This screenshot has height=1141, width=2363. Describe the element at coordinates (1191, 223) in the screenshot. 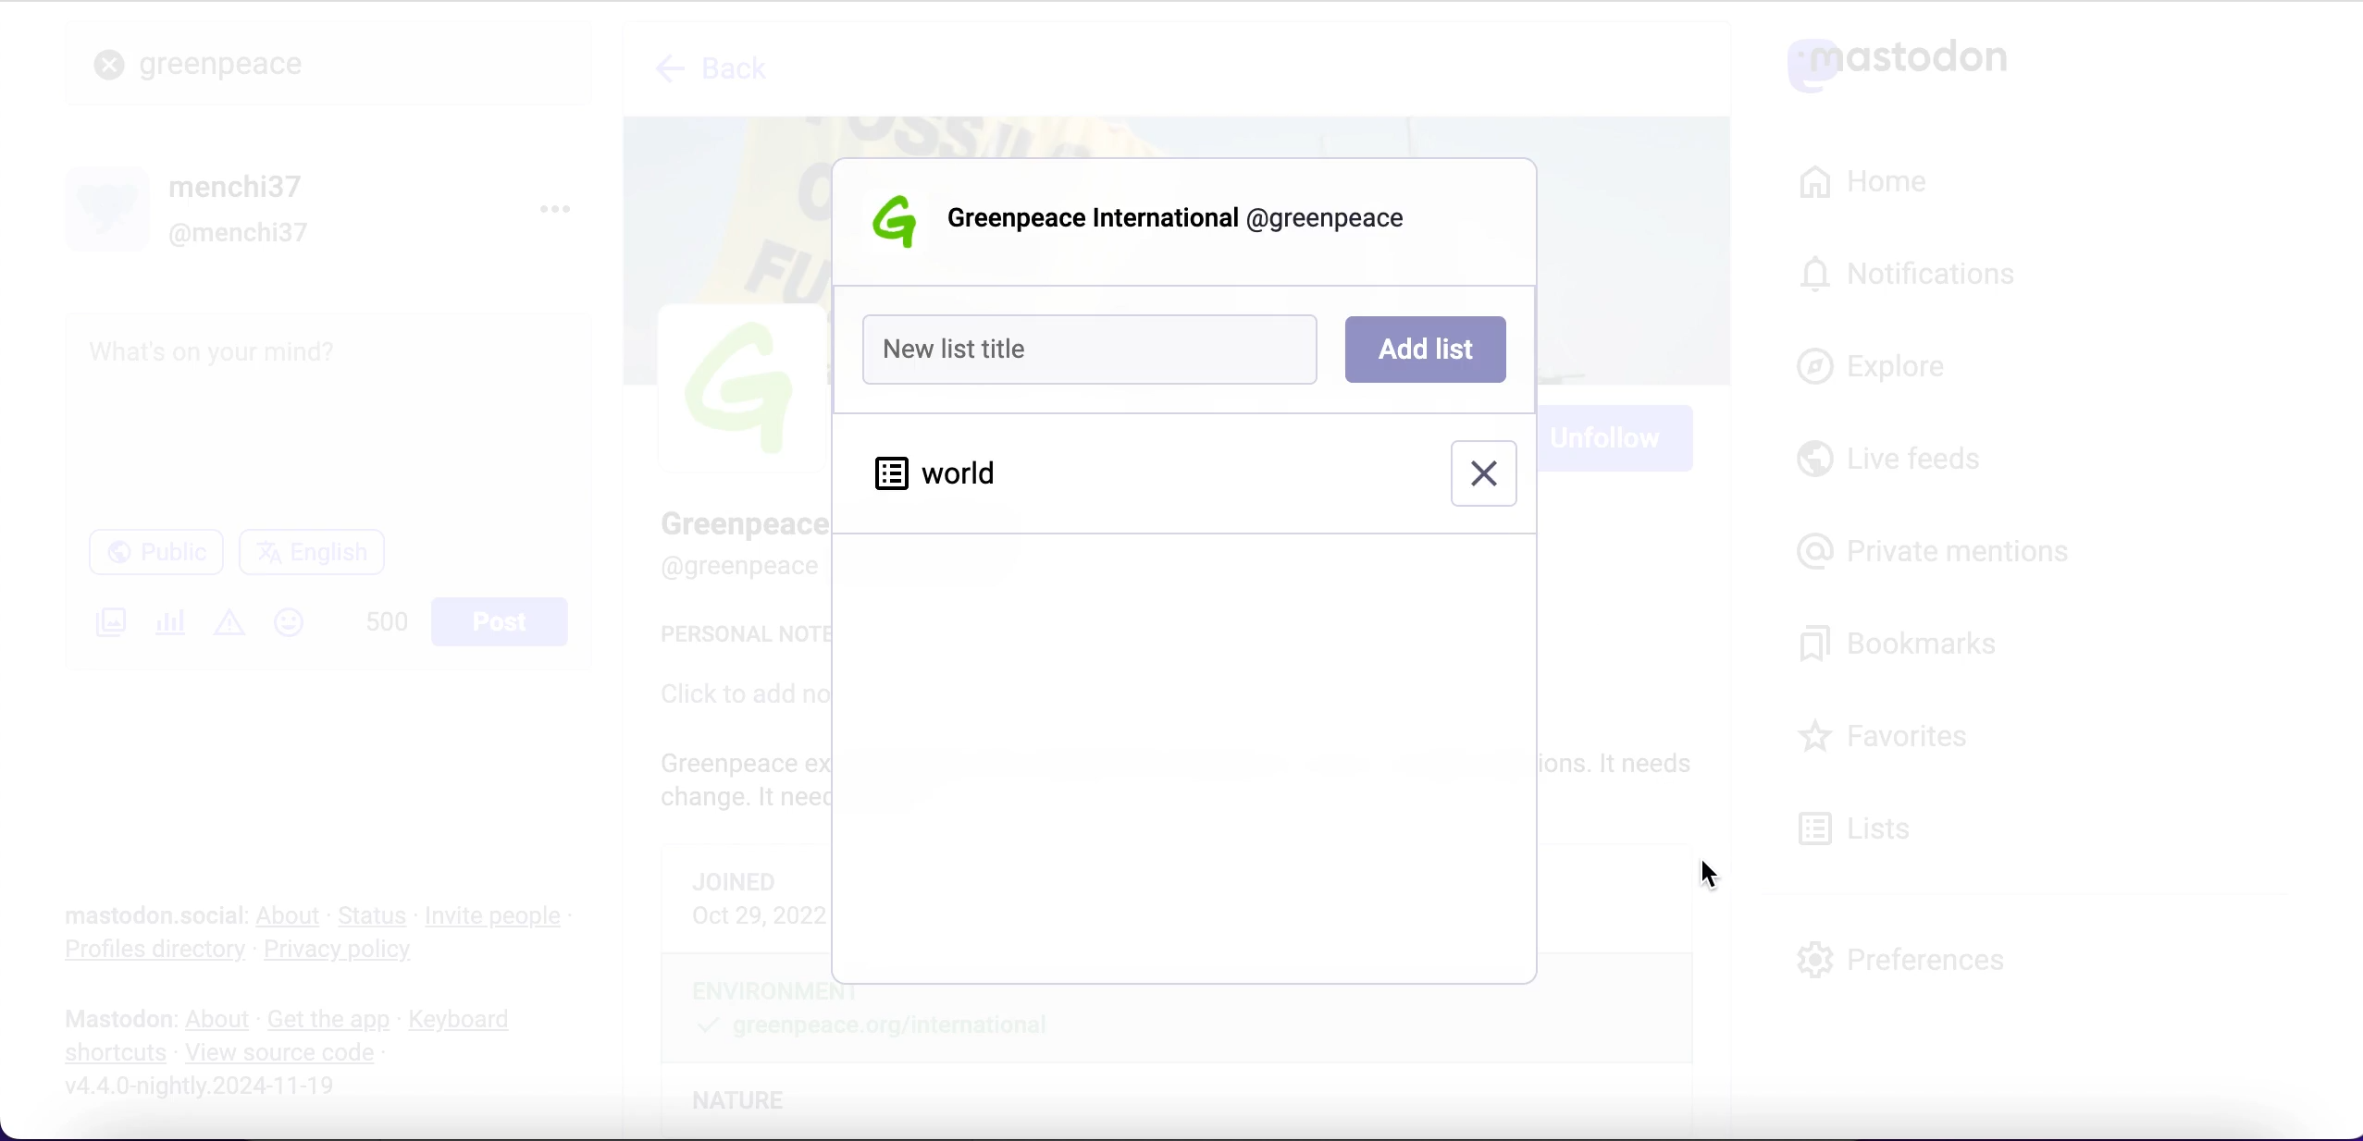

I see `user` at that location.